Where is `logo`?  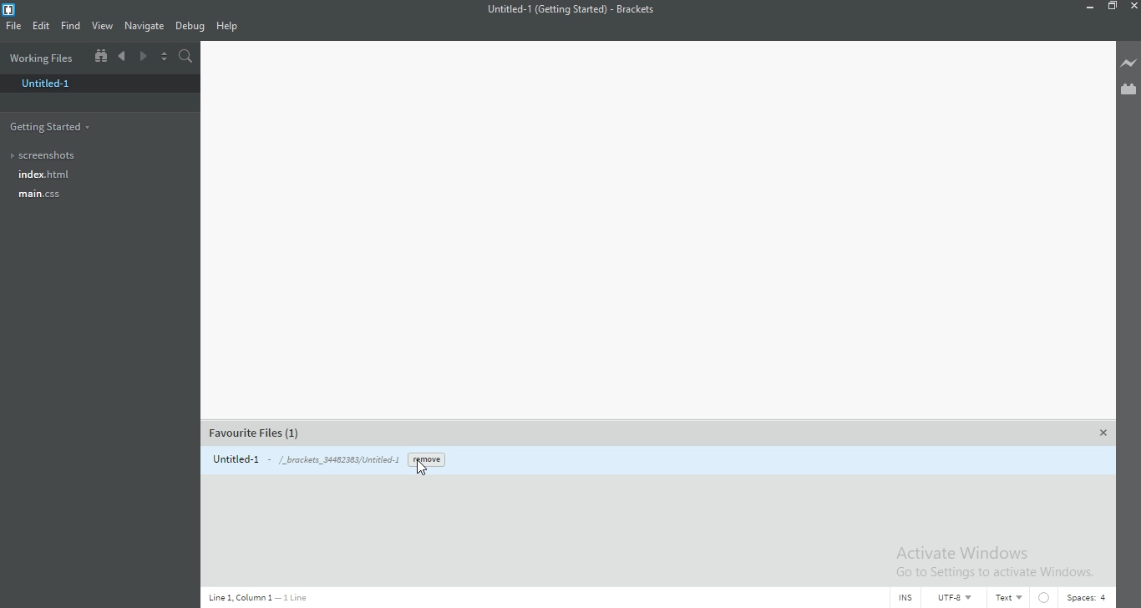 logo is located at coordinates (9, 9).